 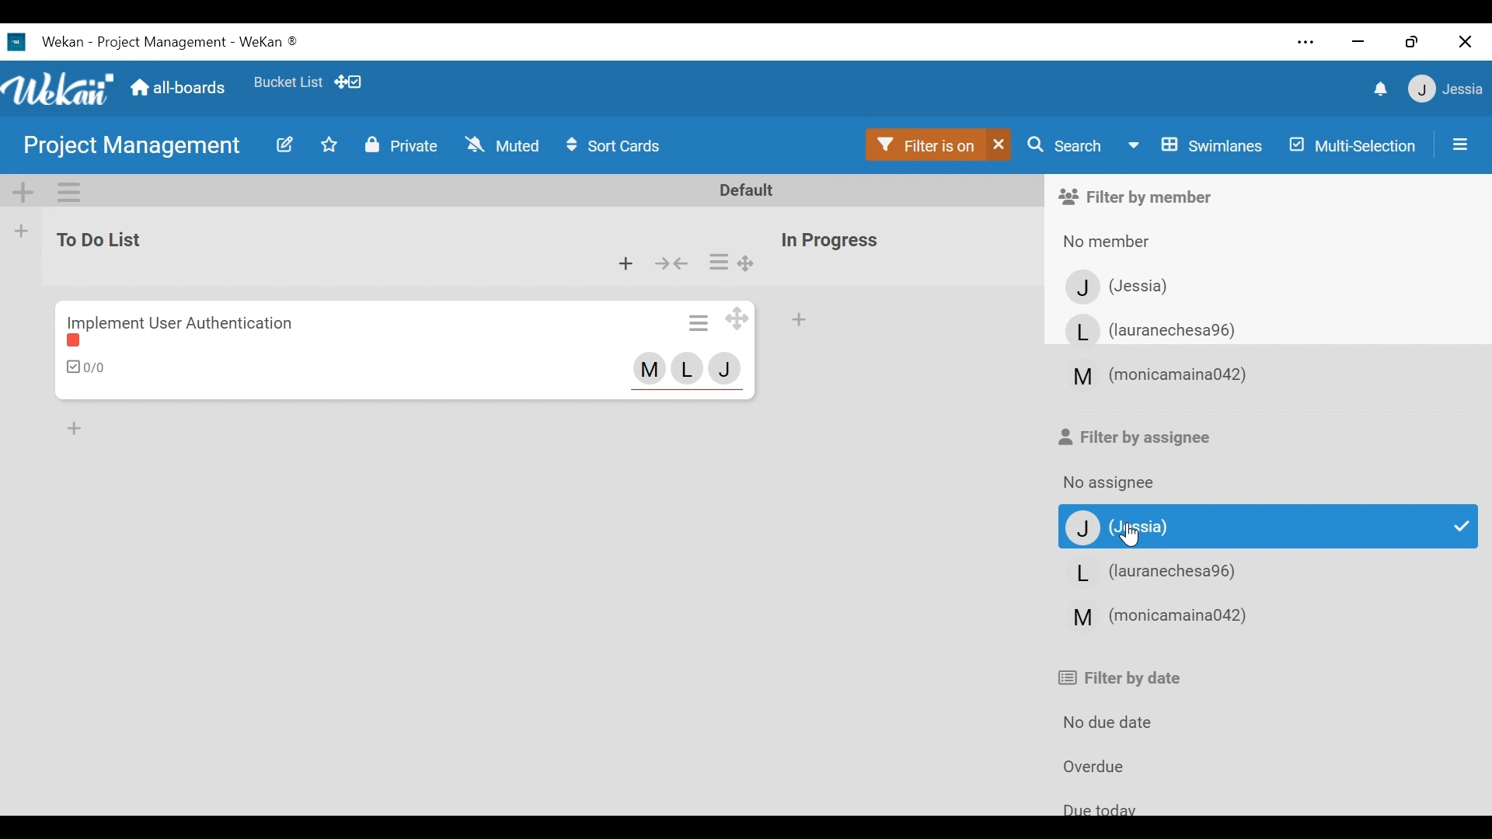 What do you see at coordinates (1117, 809) in the screenshot?
I see `due today` at bounding box center [1117, 809].